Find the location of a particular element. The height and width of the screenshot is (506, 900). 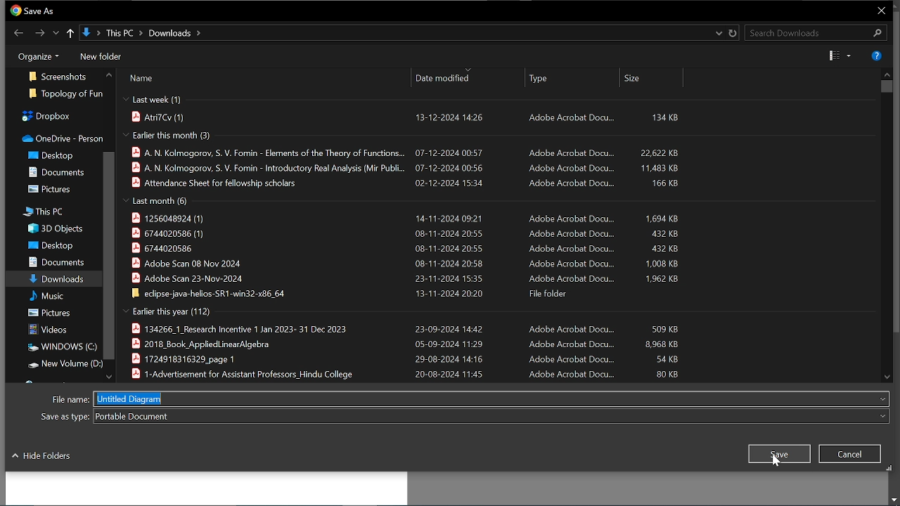

type is located at coordinates (571, 78).